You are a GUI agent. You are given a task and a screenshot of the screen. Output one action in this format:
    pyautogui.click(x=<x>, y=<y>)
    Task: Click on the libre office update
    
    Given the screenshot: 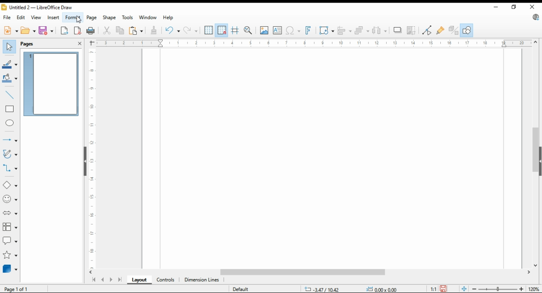 What is the action you would take?
    pyautogui.click(x=535, y=17)
    